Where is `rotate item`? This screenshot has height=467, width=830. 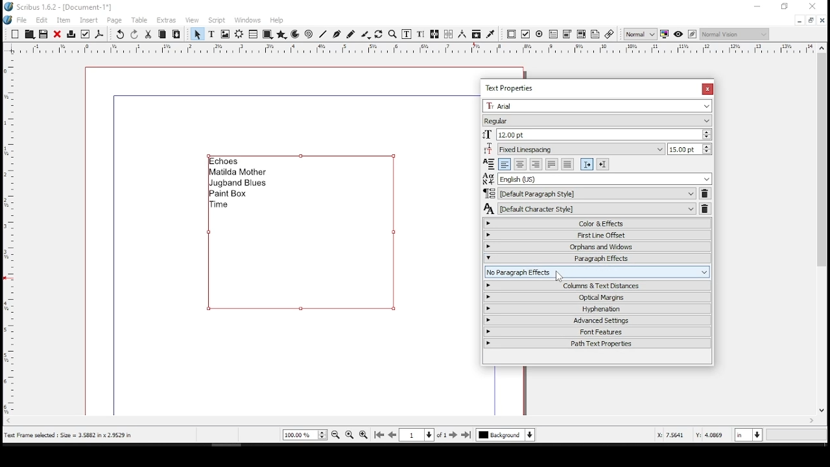 rotate item is located at coordinates (379, 34).